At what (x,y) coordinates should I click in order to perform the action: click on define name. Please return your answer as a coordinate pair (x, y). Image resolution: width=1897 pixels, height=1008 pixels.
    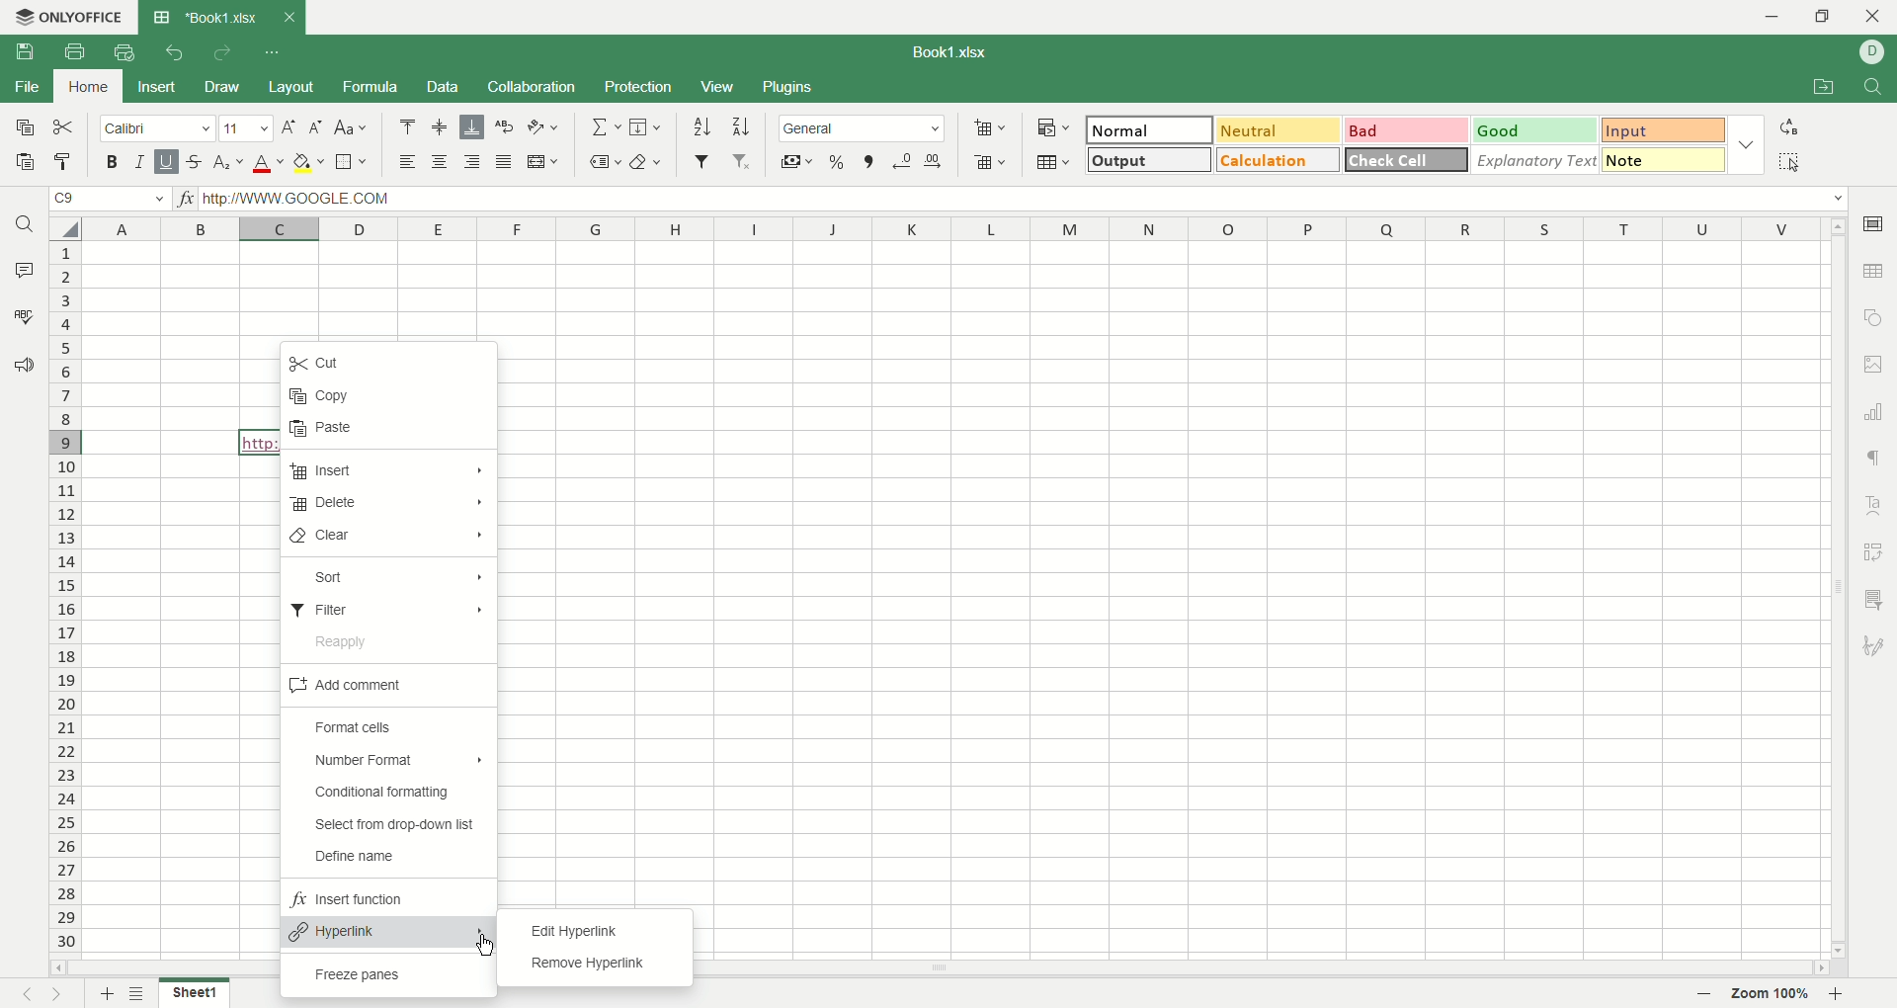
    Looking at the image, I should click on (371, 859).